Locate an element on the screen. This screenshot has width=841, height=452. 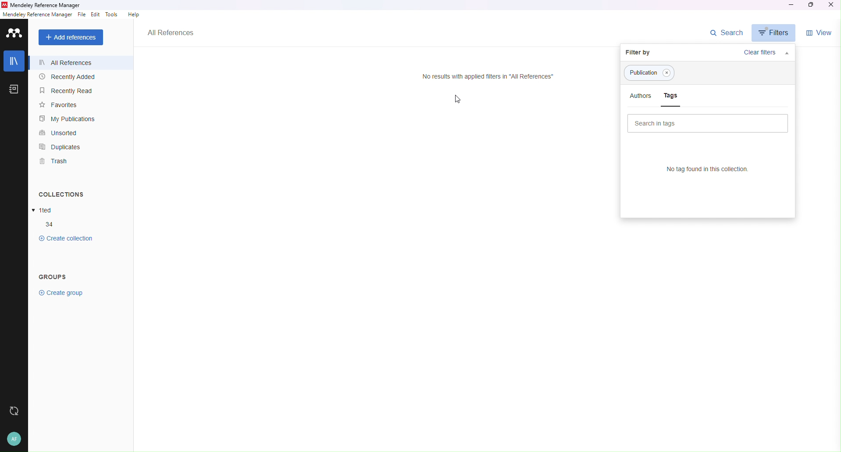
Library is located at coordinates (14, 61).